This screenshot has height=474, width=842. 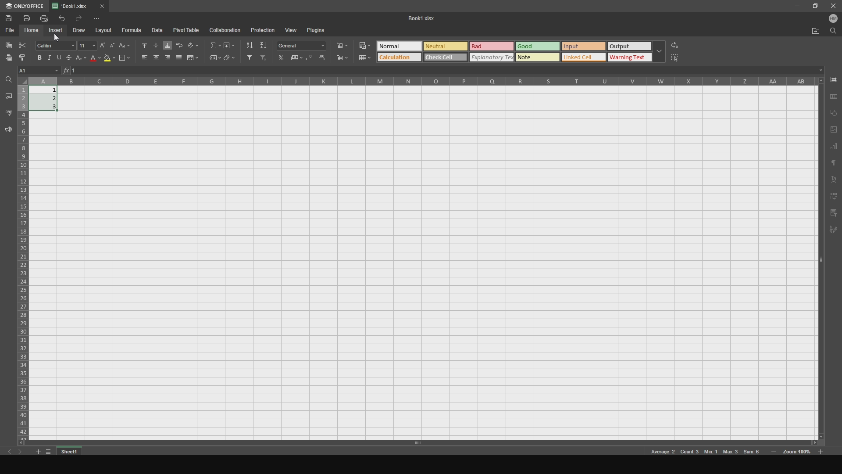 What do you see at coordinates (160, 30) in the screenshot?
I see `data` at bounding box center [160, 30].